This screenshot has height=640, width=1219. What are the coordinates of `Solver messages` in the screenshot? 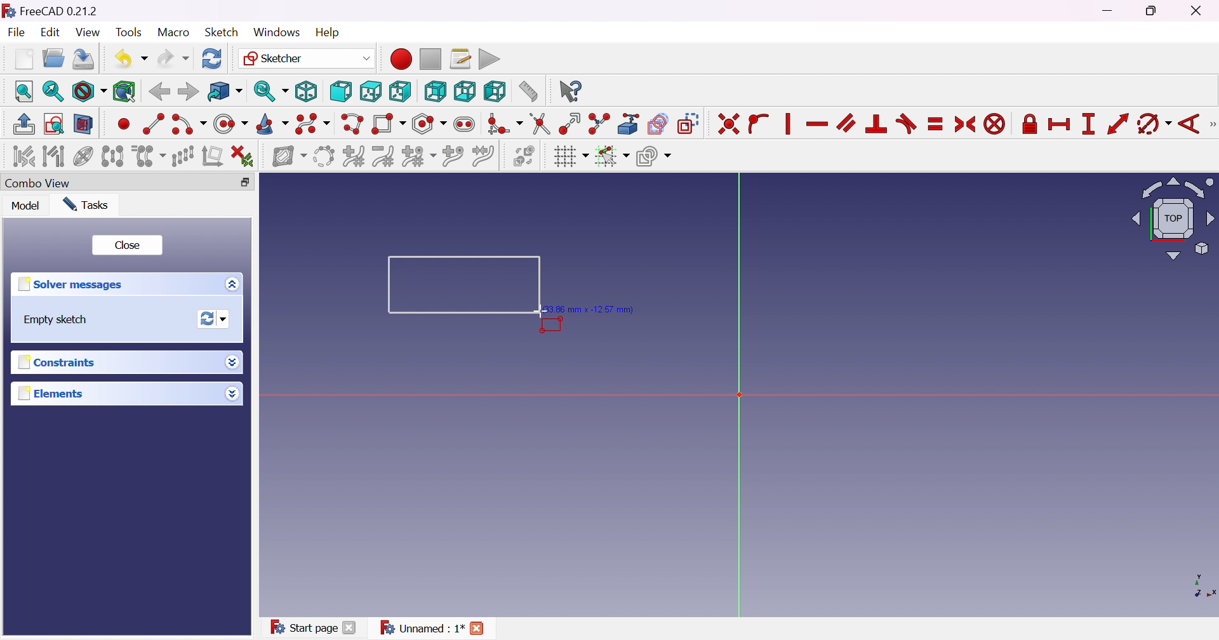 It's located at (74, 284).